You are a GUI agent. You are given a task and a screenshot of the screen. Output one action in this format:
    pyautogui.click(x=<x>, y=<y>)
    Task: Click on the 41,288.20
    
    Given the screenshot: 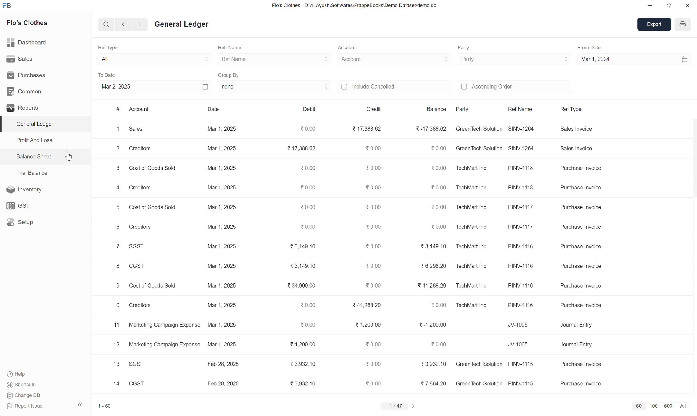 What is the action you would take?
    pyautogui.click(x=363, y=305)
    